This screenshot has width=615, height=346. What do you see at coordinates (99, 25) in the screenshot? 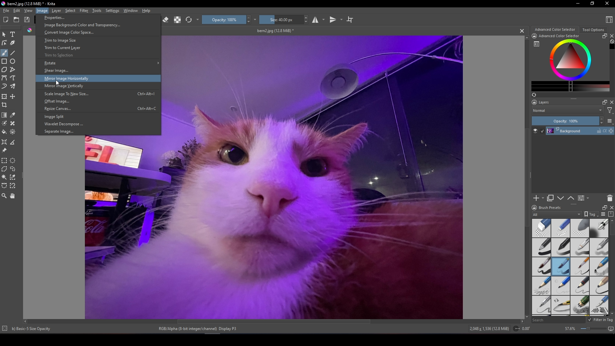
I see `Image background color and transparency...` at bounding box center [99, 25].